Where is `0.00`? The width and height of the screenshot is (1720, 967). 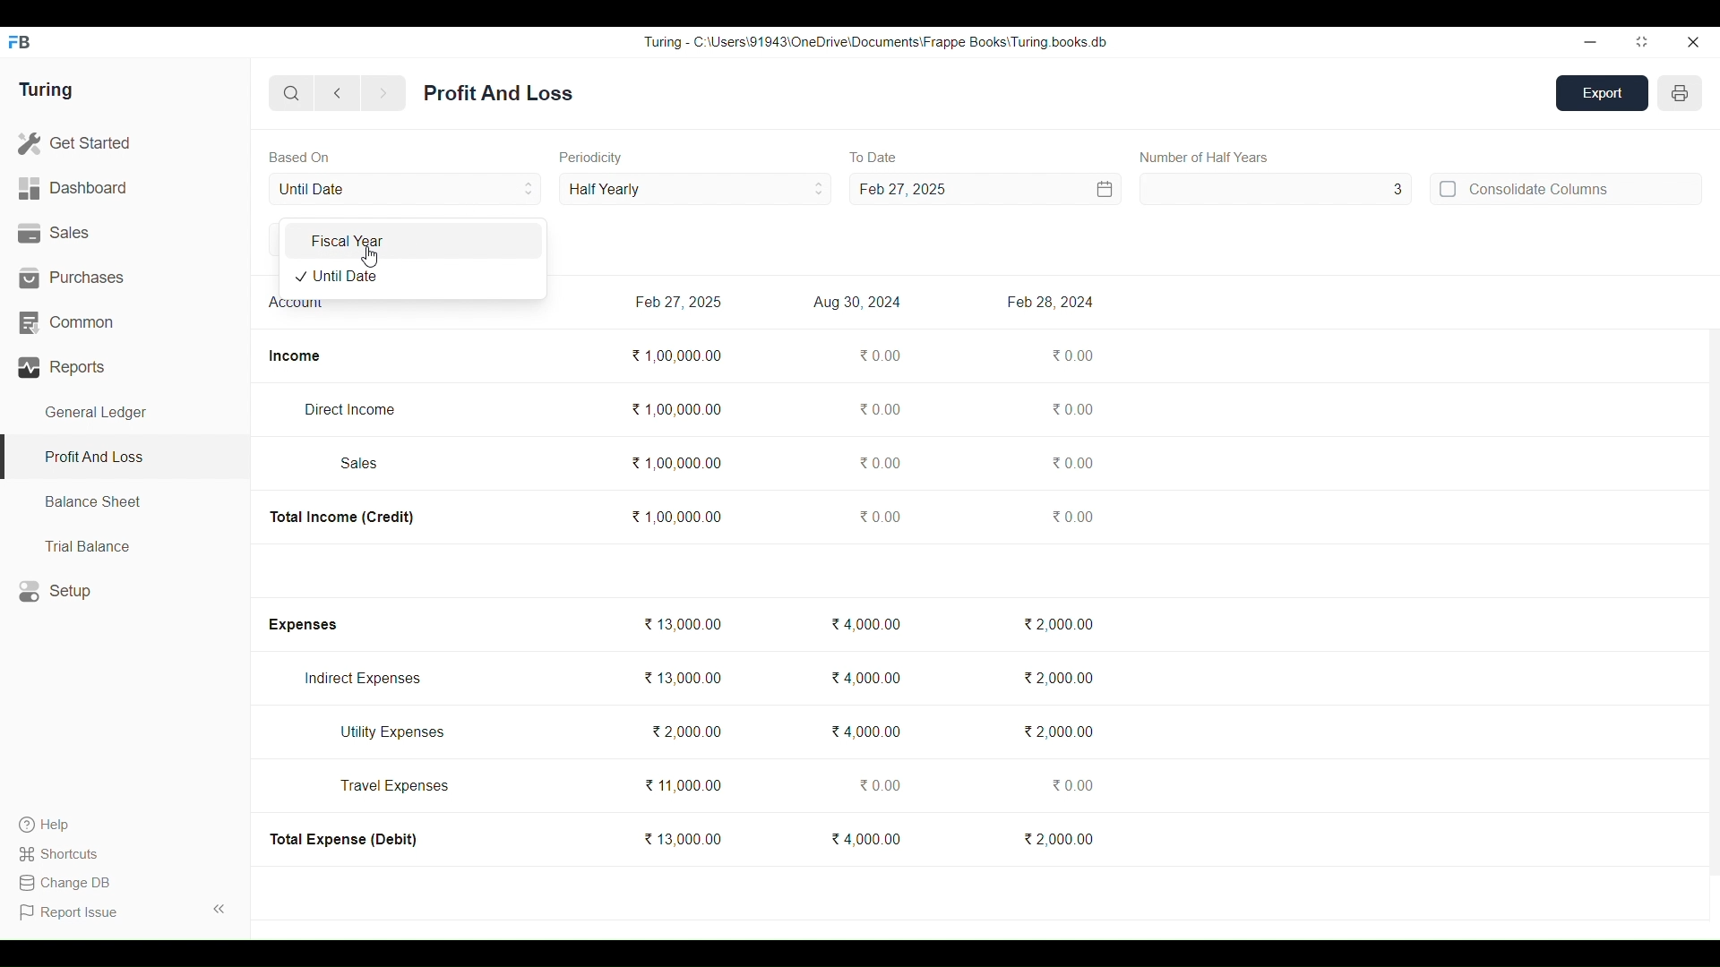
0.00 is located at coordinates (1071, 409).